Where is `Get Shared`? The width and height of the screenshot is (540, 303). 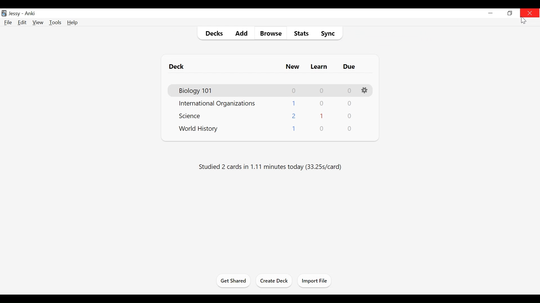
Get Shared is located at coordinates (233, 281).